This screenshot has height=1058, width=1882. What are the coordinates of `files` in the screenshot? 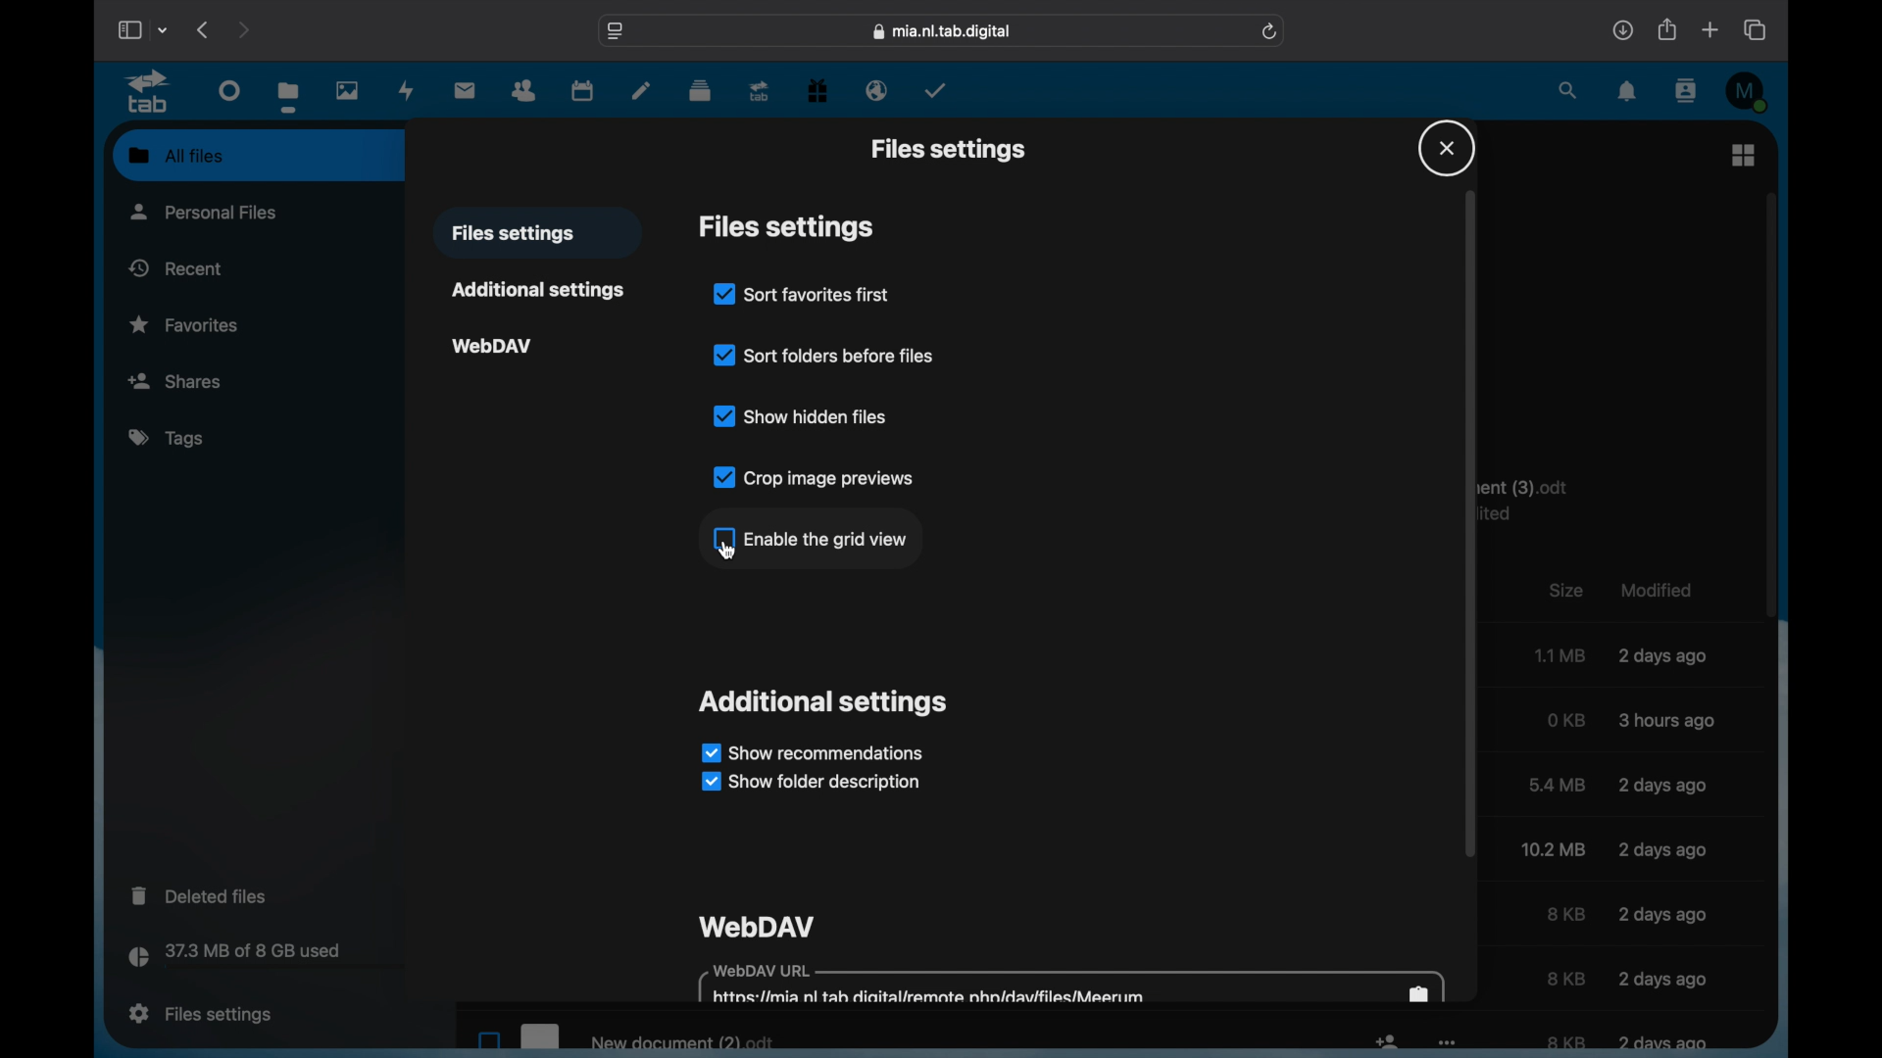 It's located at (290, 96).